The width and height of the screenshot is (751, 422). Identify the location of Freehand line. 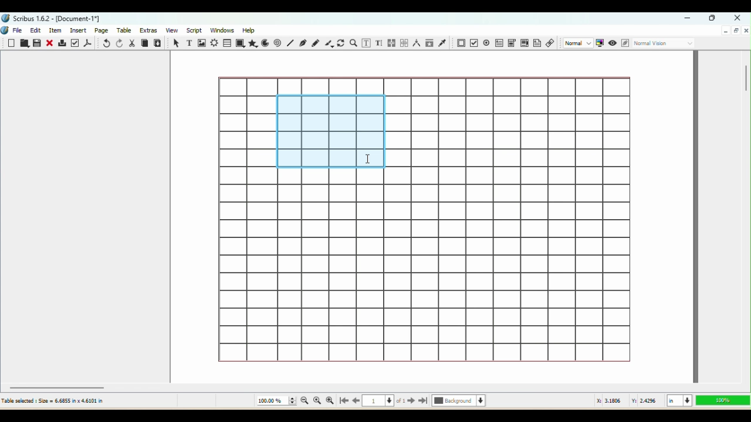
(315, 42).